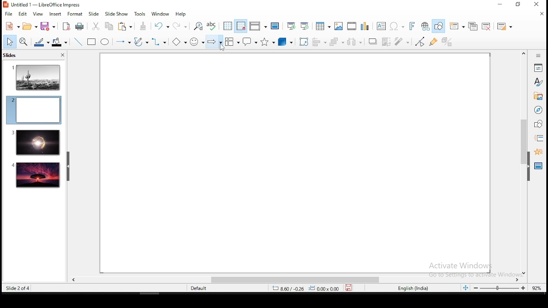 The width and height of the screenshot is (548, 308). Describe the element at coordinates (471, 268) in the screenshot. I see `` at that location.